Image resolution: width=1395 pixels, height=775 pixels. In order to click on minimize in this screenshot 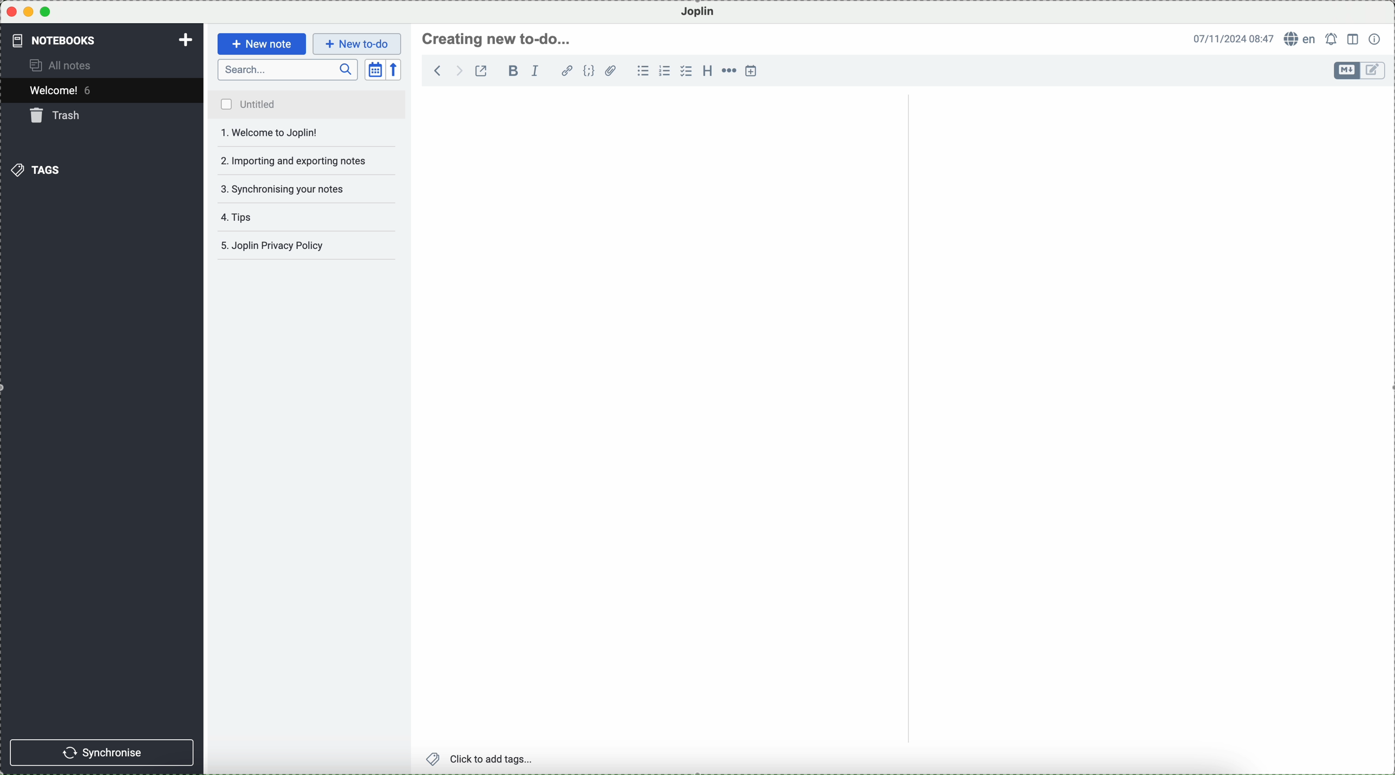, I will do `click(29, 11)`.